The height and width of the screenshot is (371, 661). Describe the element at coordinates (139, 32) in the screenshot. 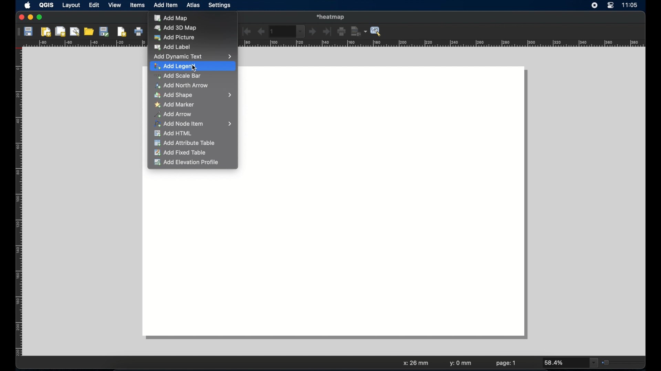

I see `print layout` at that location.